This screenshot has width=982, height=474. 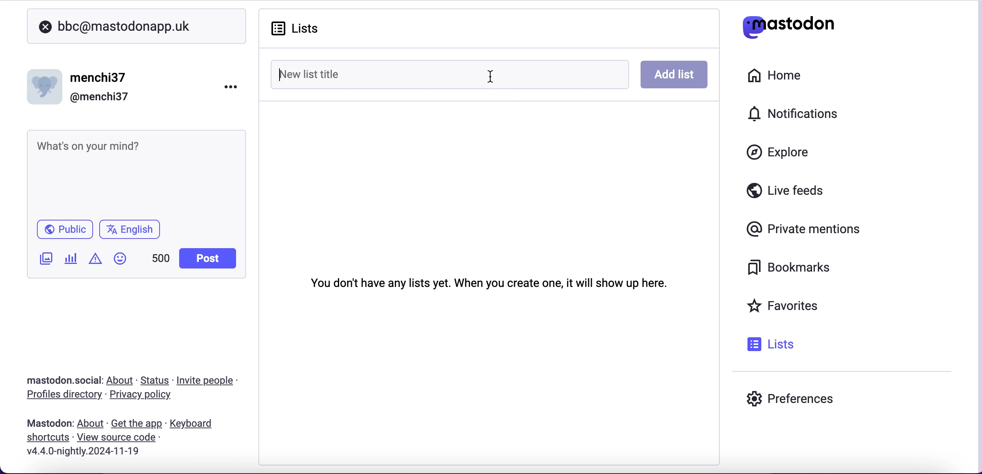 What do you see at coordinates (788, 25) in the screenshot?
I see `mastodon logo` at bounding box center [788, 25].